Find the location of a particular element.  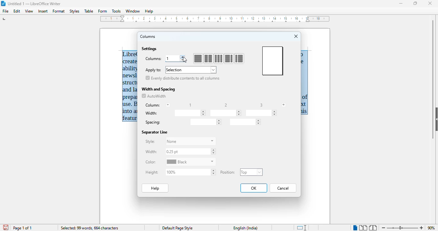

spacing is located at coordinates (153, 123).